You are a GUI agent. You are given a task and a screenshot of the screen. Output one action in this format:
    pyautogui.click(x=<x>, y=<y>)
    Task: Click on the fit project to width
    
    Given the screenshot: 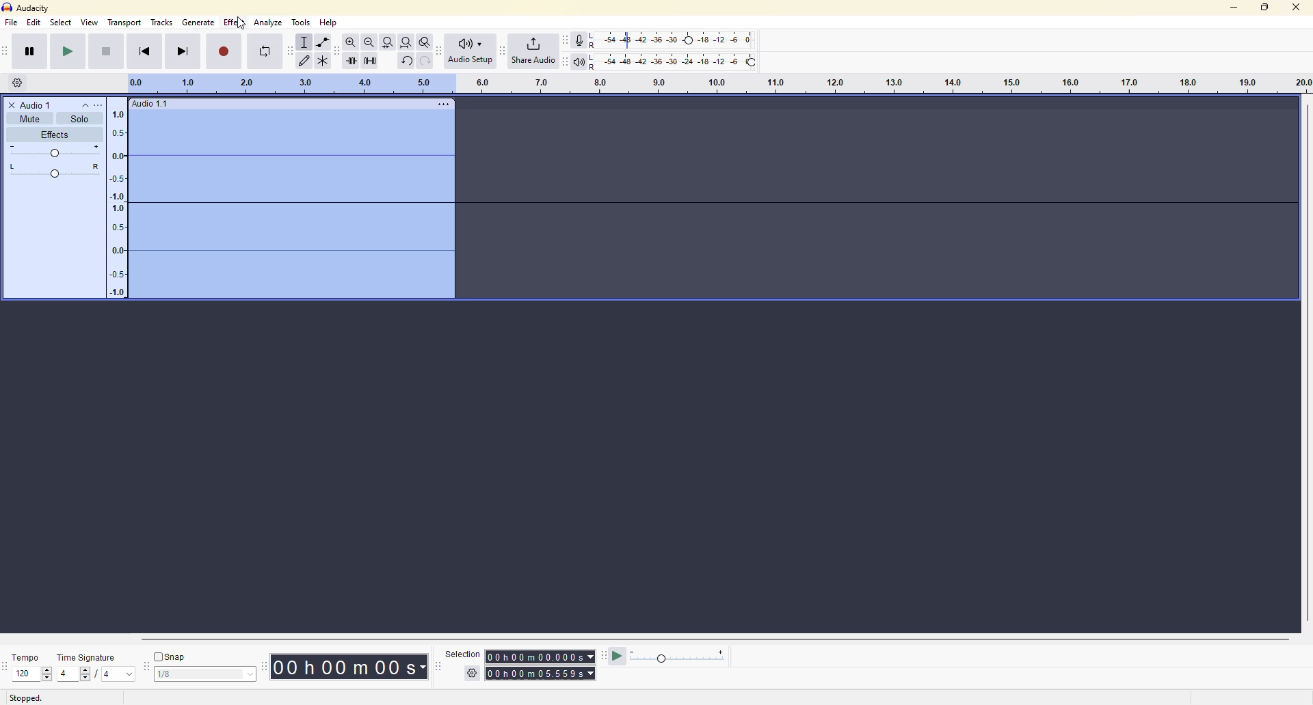 What is the action you would take?
    pyautogui.click(x=407, y=42)
    